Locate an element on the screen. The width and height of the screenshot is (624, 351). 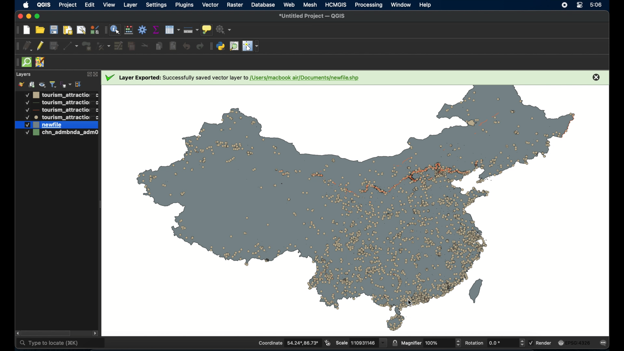
saved shape file layer  is located at coordinates (346, 211).